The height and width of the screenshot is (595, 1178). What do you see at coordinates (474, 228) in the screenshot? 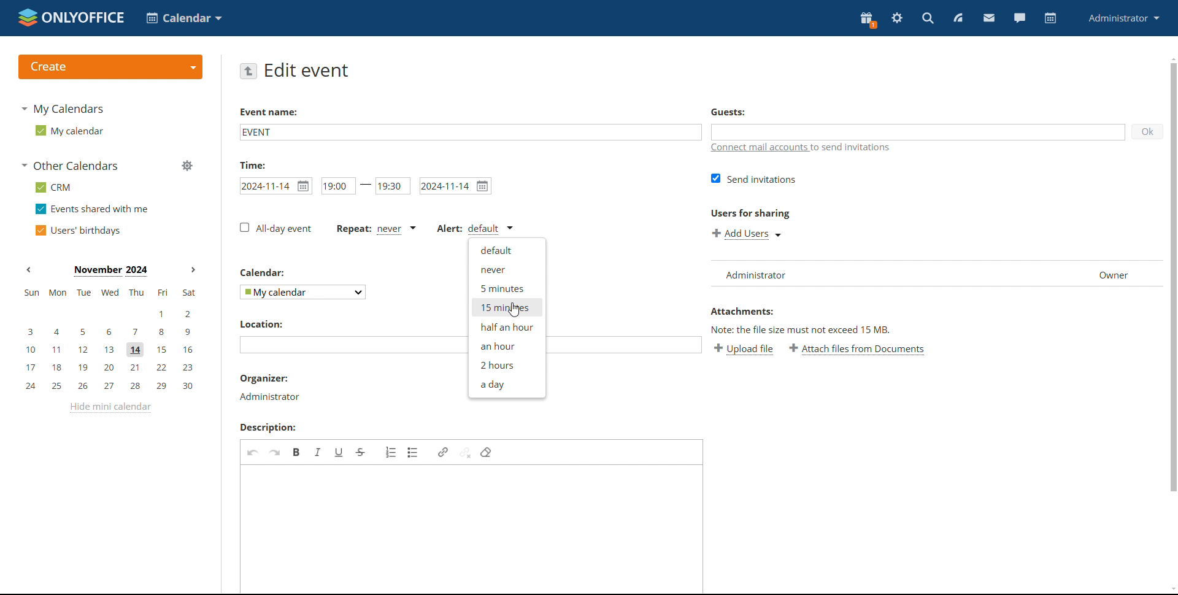
I see `alert type` at bounding box center [474, 228].